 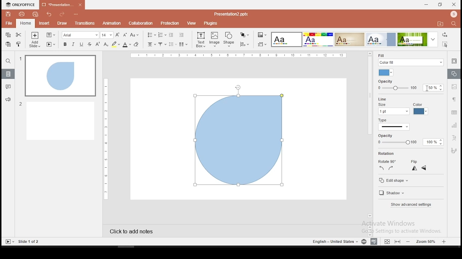 What do you see at coordinates (454, 113) in the screenshot?
I see `table settings` at bounding box center [454, 113].